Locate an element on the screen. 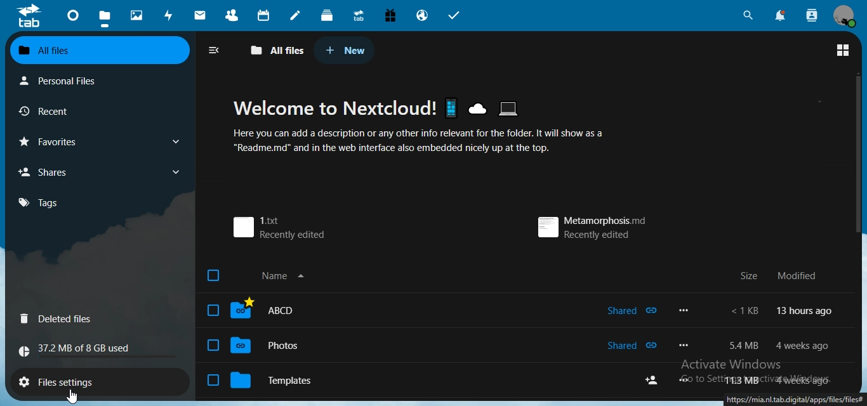 The width and height of the screenshot is (867, 406). Thttps://mia.nltab.digtal/apps/files/files# is located at coordinates (793, 400).